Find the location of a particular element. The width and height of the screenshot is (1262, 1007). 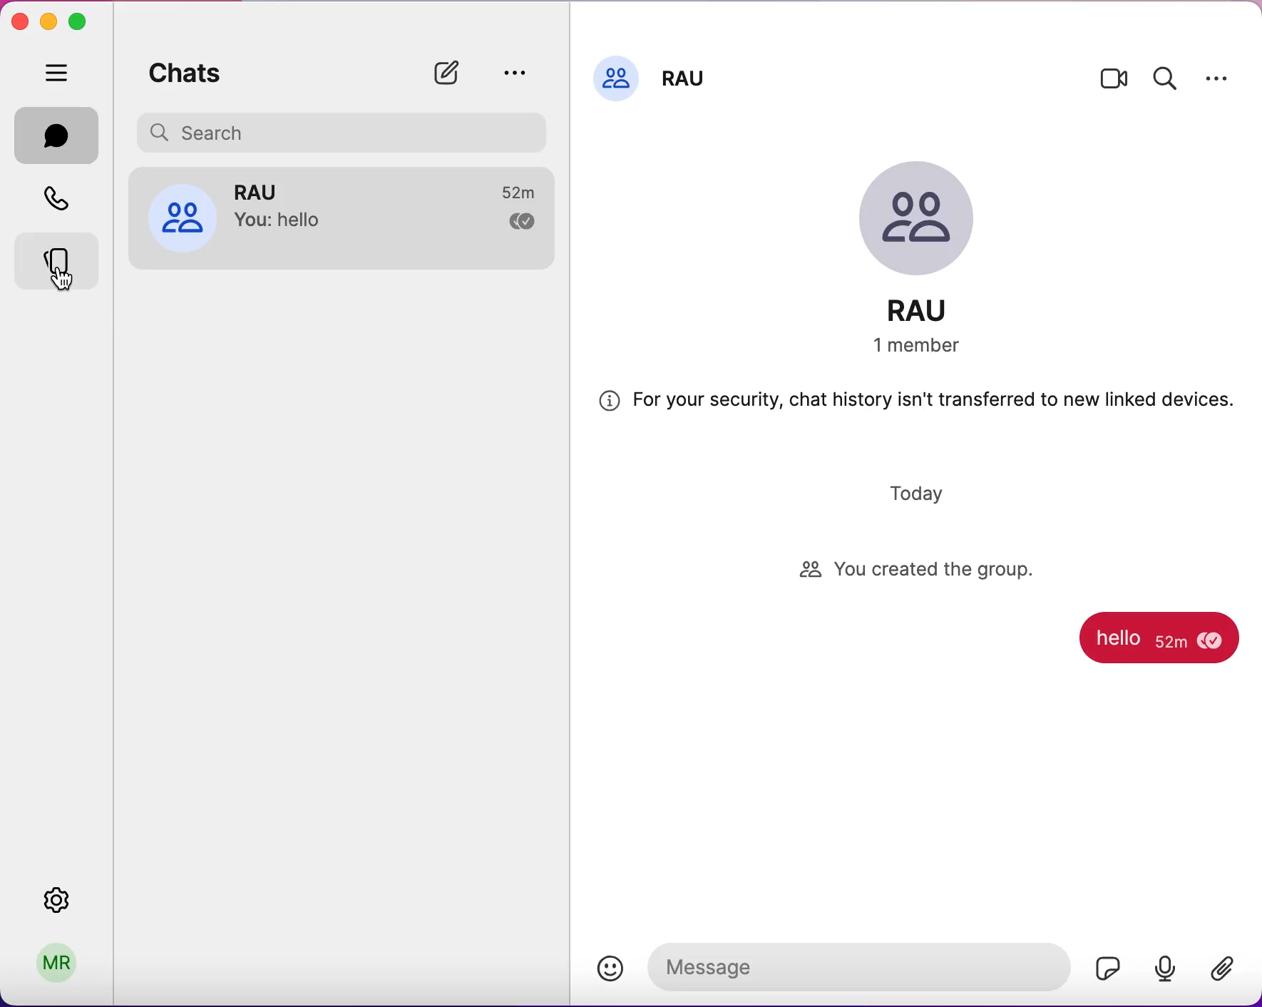

group name is located at coordinates (934, 310).